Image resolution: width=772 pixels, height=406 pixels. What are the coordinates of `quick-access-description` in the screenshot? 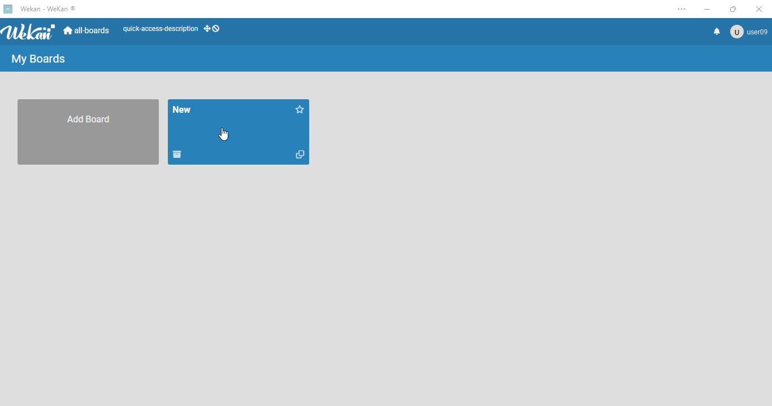 It's located at (160, 29).